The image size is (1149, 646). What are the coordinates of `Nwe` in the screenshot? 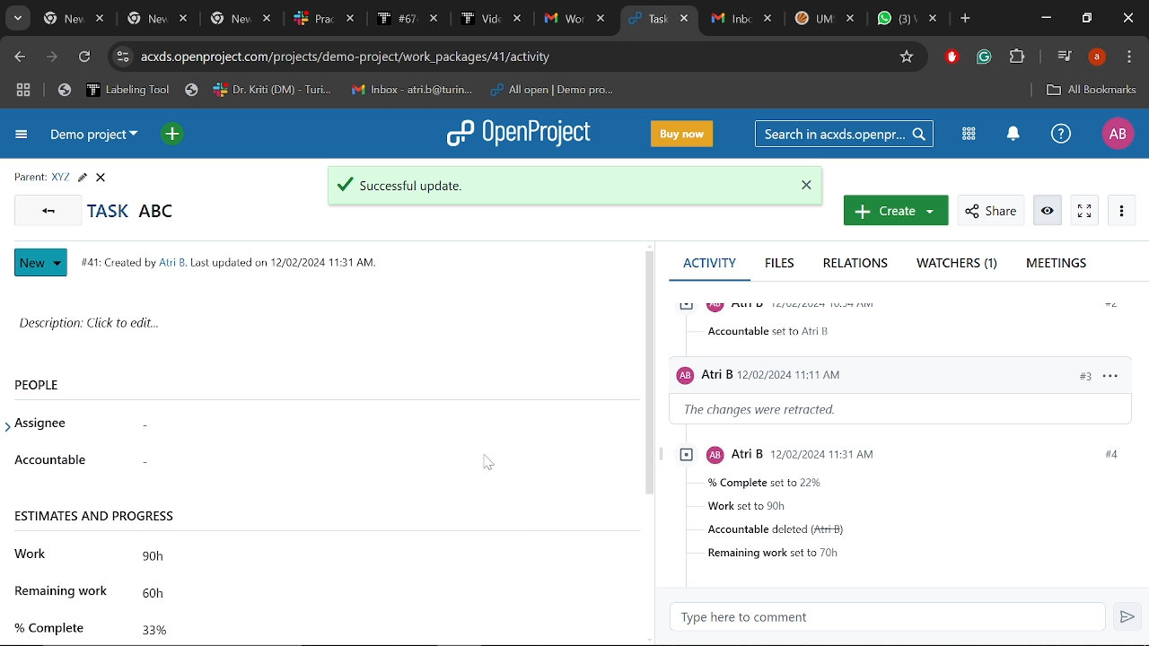 It's located at (41, 263).